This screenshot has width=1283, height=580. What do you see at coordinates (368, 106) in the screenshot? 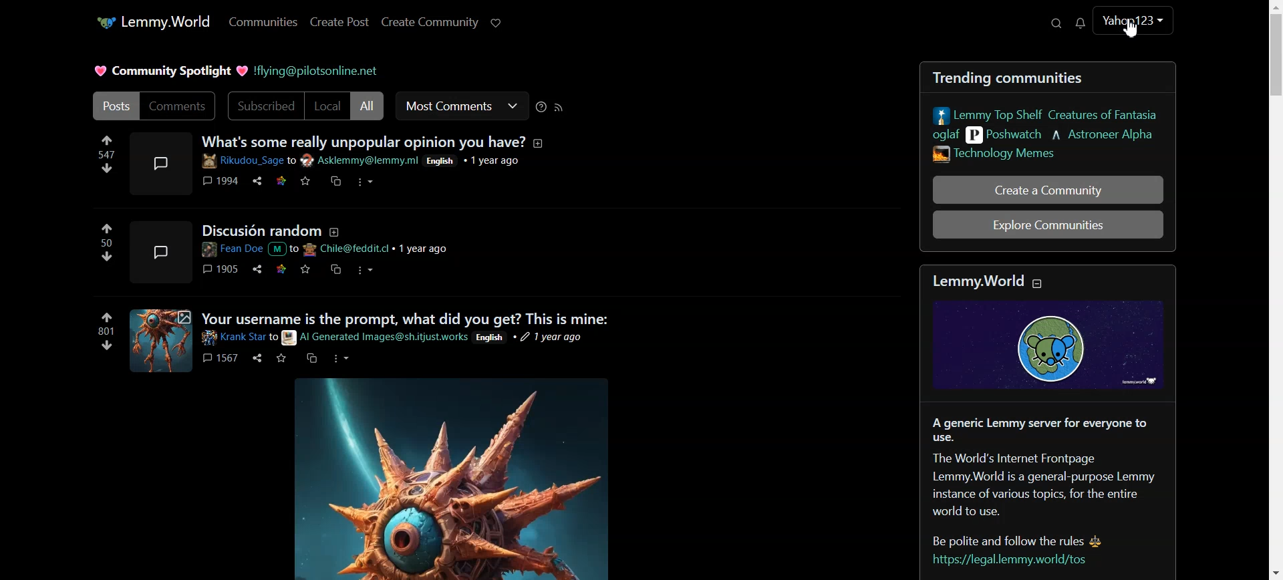
I see `All` at bounding box center [368, 106].